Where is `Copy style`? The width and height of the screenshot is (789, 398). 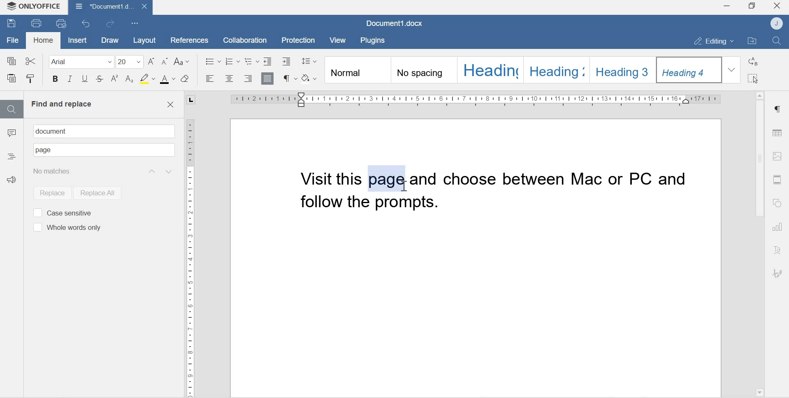
Copy style is located at coordinates (30, 79).